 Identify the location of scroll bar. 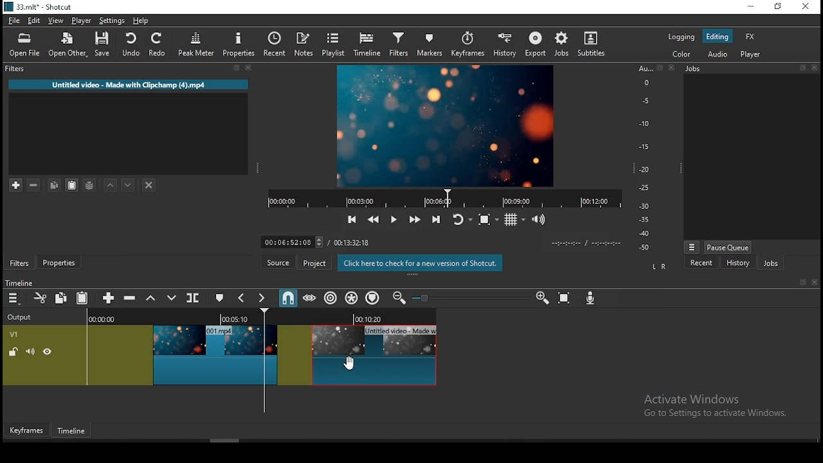
(226, 440).